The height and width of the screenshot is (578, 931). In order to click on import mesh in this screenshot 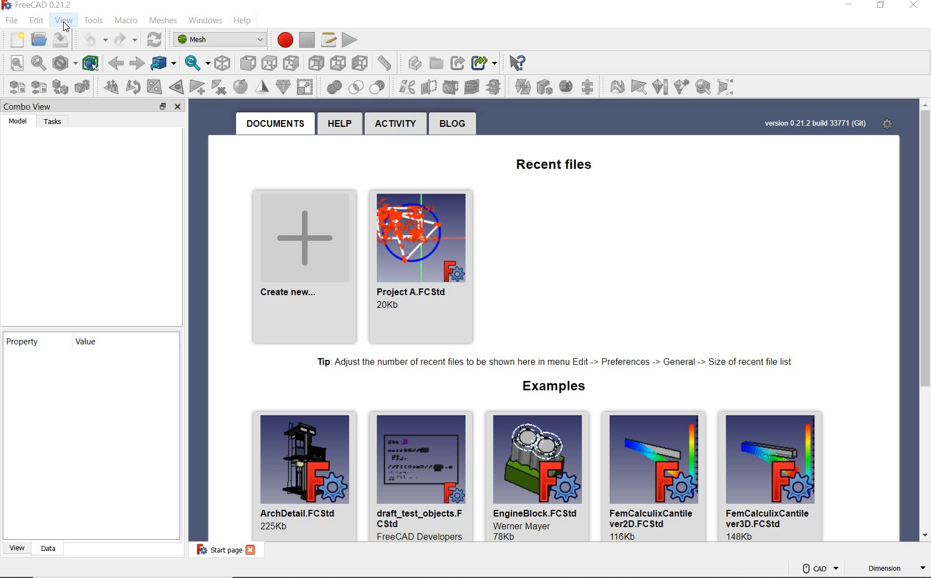, I will do `click(13, 87)`.